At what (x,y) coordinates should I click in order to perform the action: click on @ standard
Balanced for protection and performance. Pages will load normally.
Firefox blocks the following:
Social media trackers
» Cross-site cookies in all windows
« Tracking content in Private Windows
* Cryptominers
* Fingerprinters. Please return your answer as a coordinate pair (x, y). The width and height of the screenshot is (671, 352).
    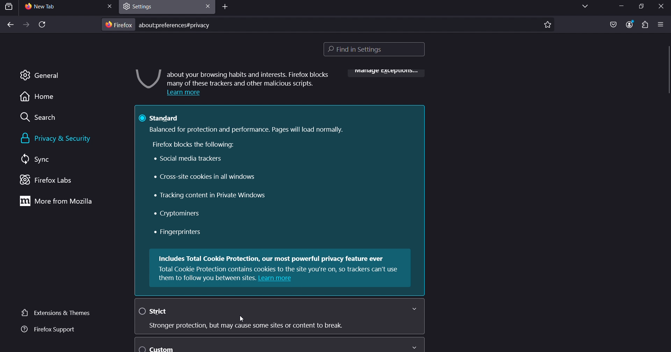
    Looking at the image, I should click on (281, 176).